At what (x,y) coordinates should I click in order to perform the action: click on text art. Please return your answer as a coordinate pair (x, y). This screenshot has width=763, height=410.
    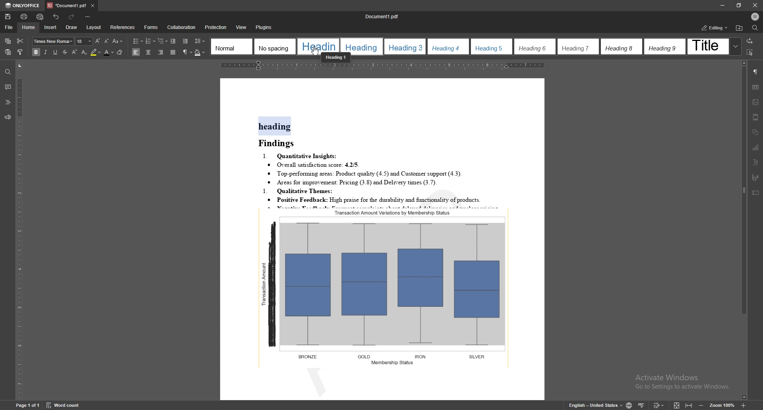
    Looking at the image, I should click on (755, 162).